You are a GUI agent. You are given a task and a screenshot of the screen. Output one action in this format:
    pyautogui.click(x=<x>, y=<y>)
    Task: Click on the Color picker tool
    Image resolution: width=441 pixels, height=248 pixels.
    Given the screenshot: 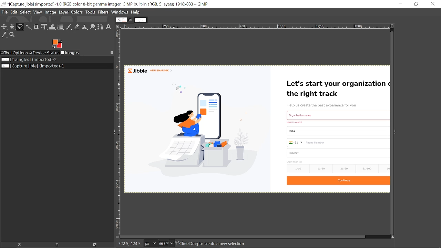 What is the action you would take?
    pyautogui.click(x=4, y=35)
    